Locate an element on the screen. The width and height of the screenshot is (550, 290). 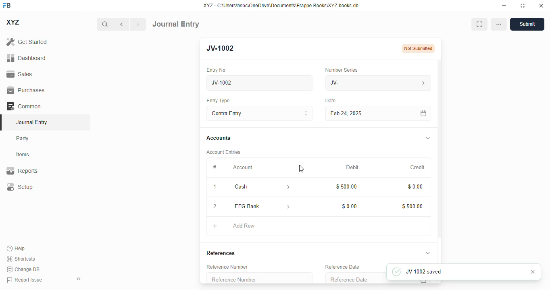
cash  is located at coordinates (252, 187).